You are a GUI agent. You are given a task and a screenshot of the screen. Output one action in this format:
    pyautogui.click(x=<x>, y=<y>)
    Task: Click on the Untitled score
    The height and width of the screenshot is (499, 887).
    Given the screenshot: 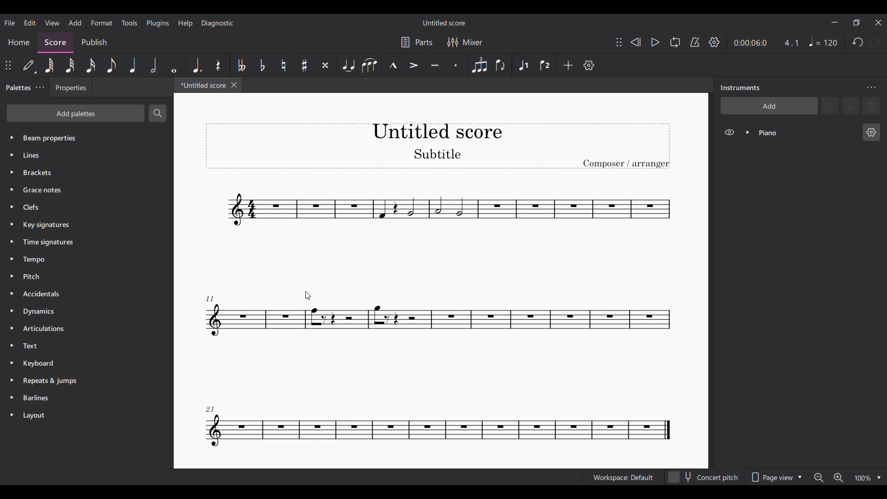 What is the action you would take?
    pyautogui.click(x=443, y=23)
    